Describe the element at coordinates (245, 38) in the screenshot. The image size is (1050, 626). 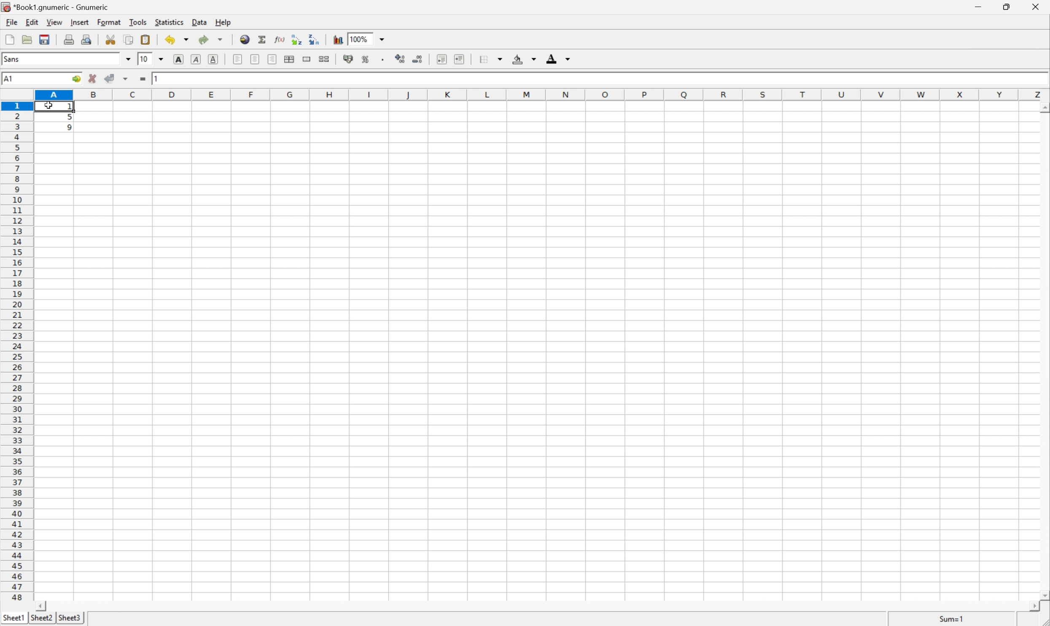
I see `insert hyperlink` at that location.